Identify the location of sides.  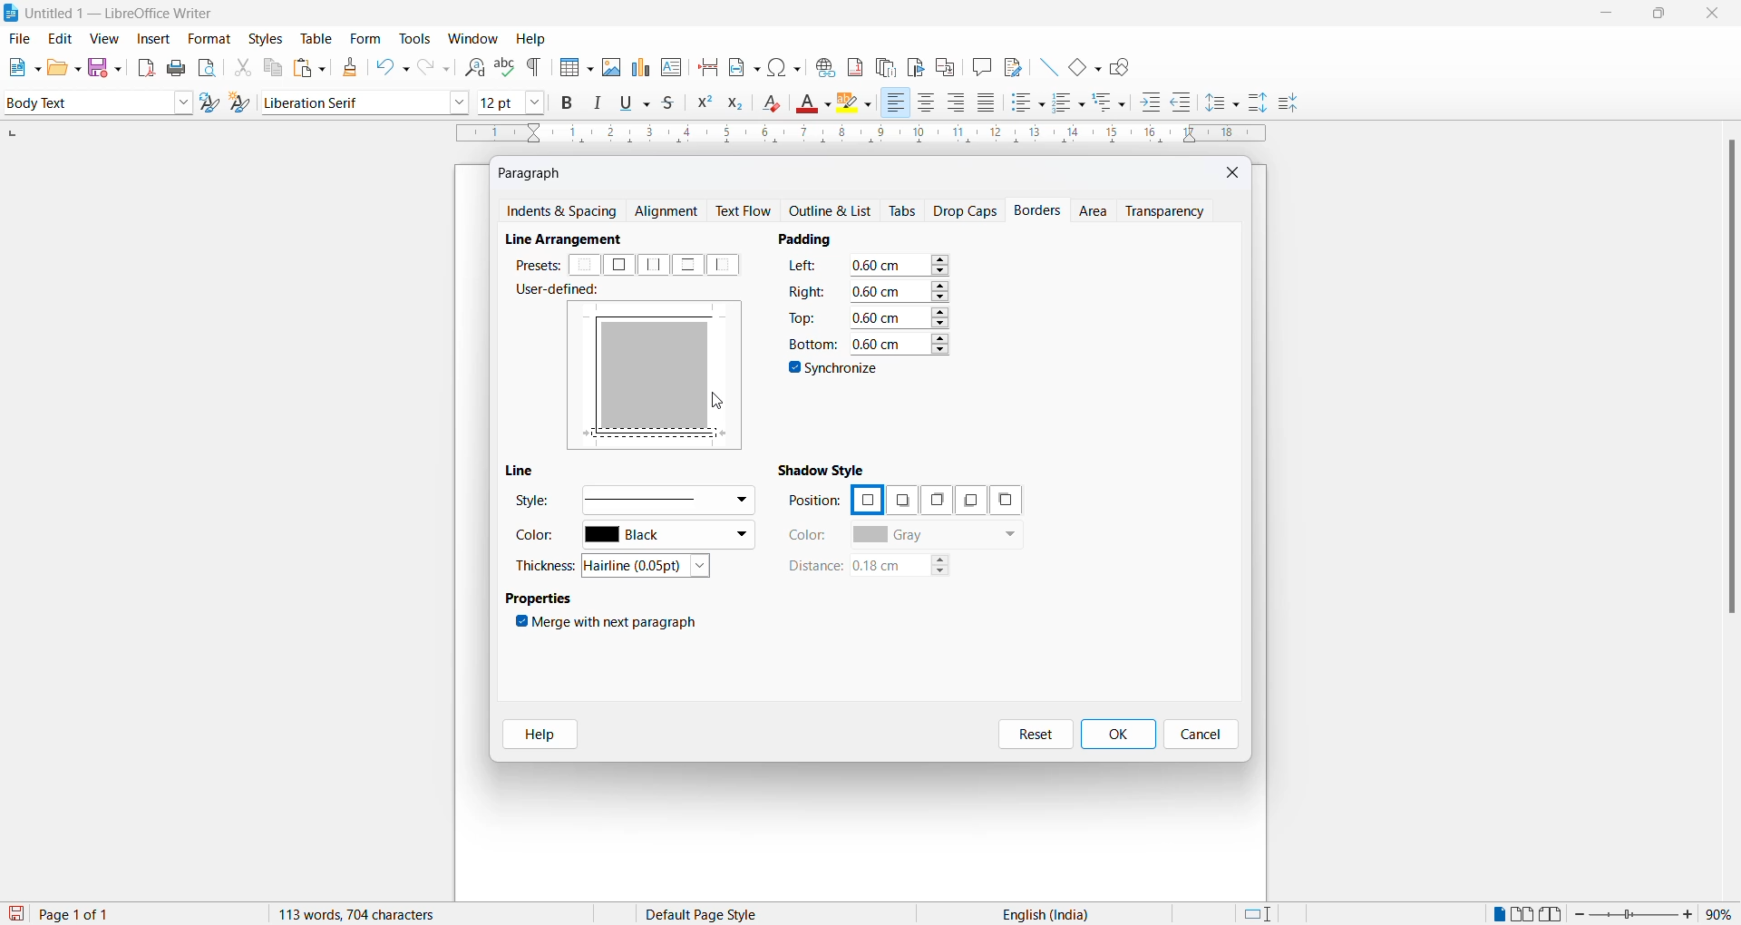
(807, 268).